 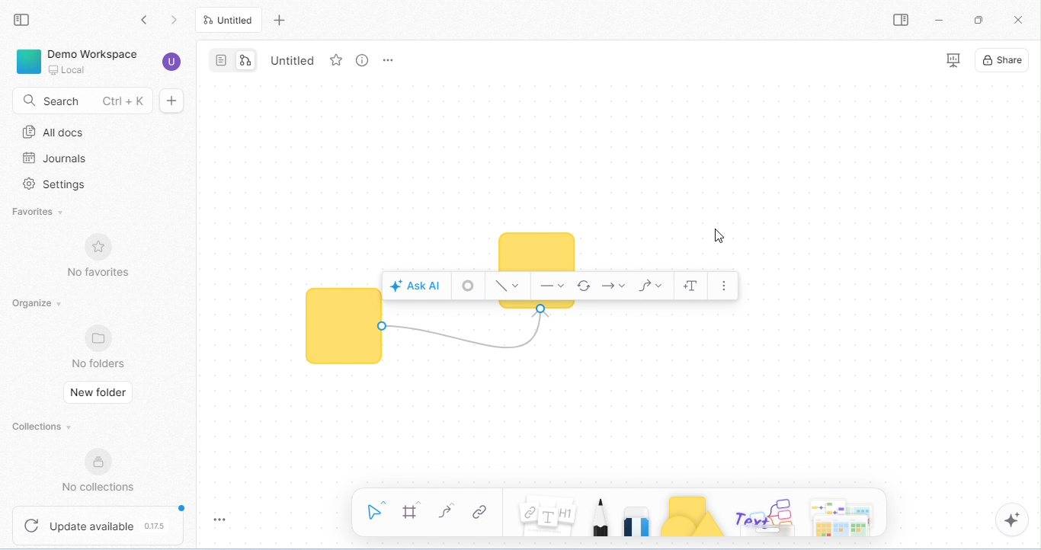 What do you see at coordinates (36, 214) in the screenshot?
I see `favorites` at bounding box center [36, 214].